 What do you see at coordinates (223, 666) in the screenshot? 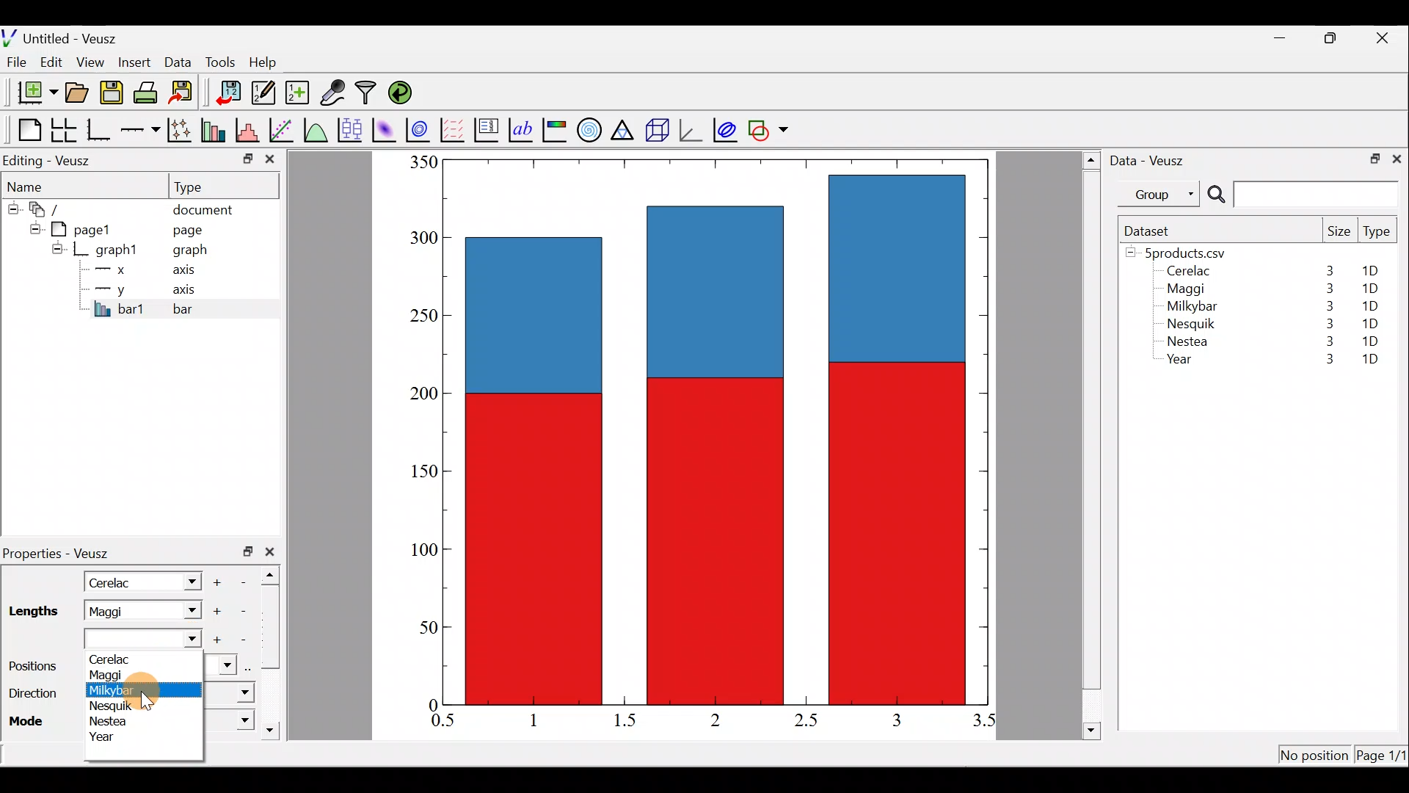
I see `Positions dropdown` at bounding box center [223, 666].